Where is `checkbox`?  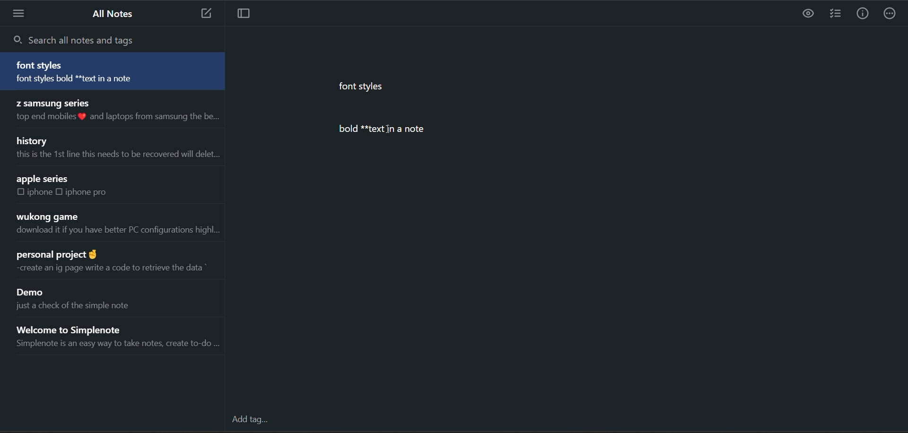 checkbox is located at coordinates (21, 192).